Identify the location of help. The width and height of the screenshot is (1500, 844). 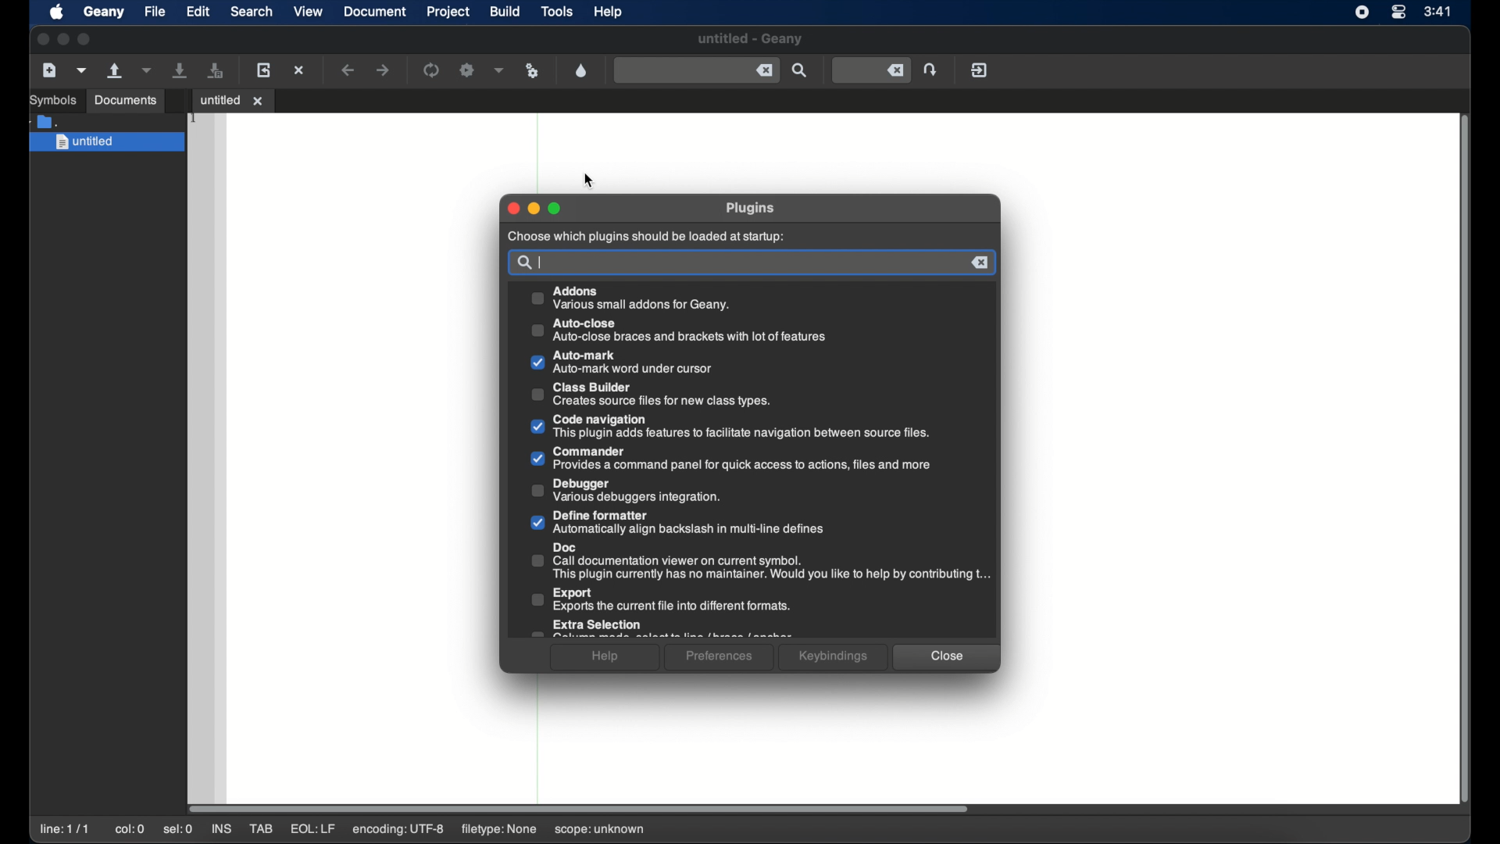
(609, 12).